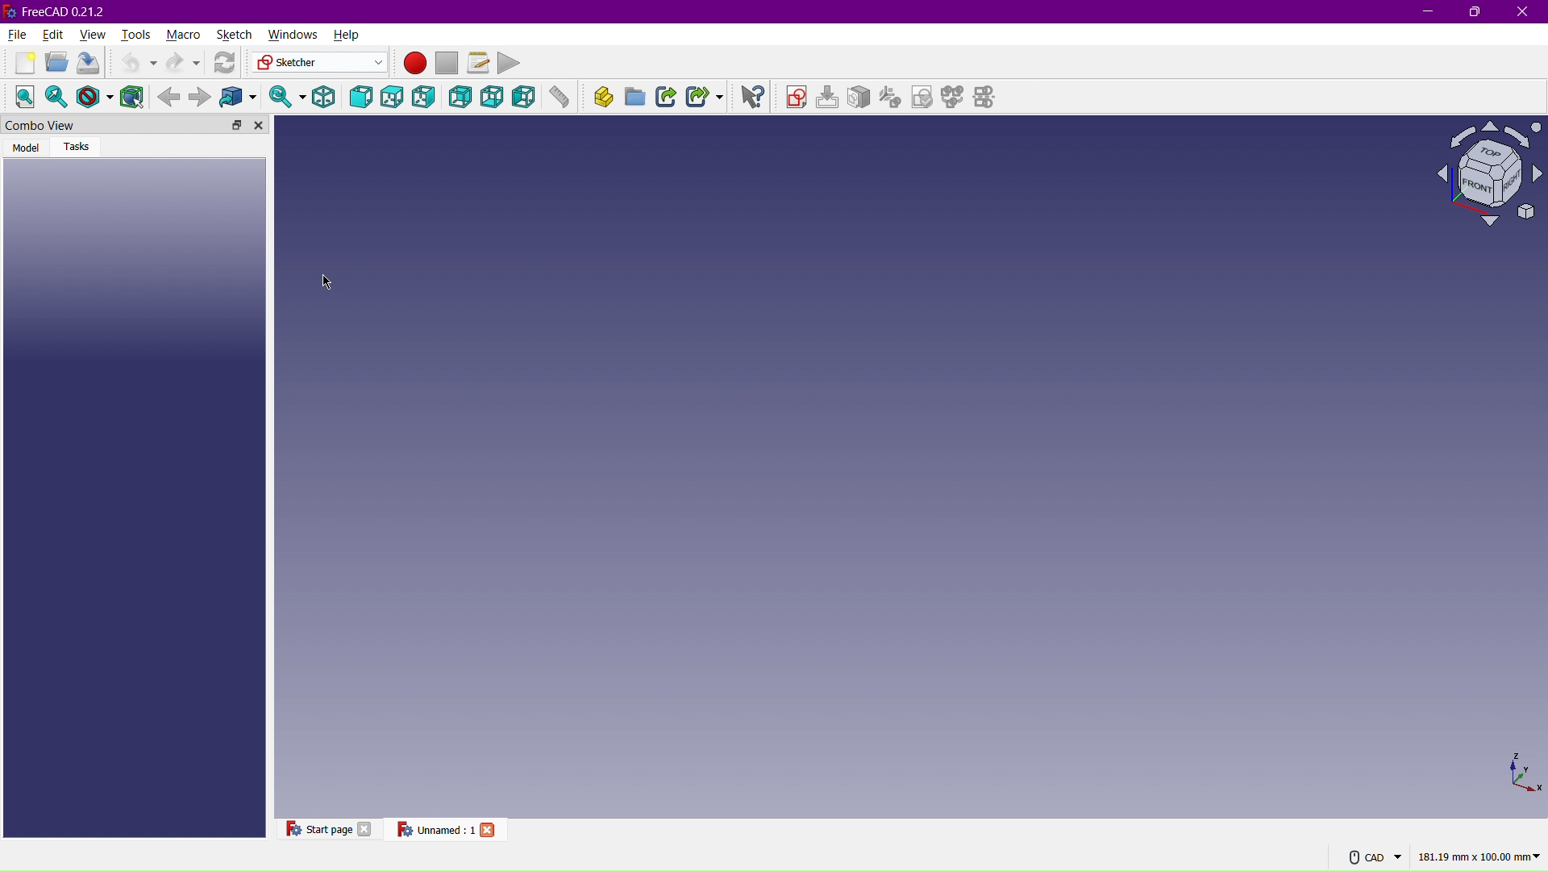 The width and height of the screenshot is (1548, 871). Describe the element at coordinates (1523, 773) in the screenshot. I see `3D Axis View` at that location.